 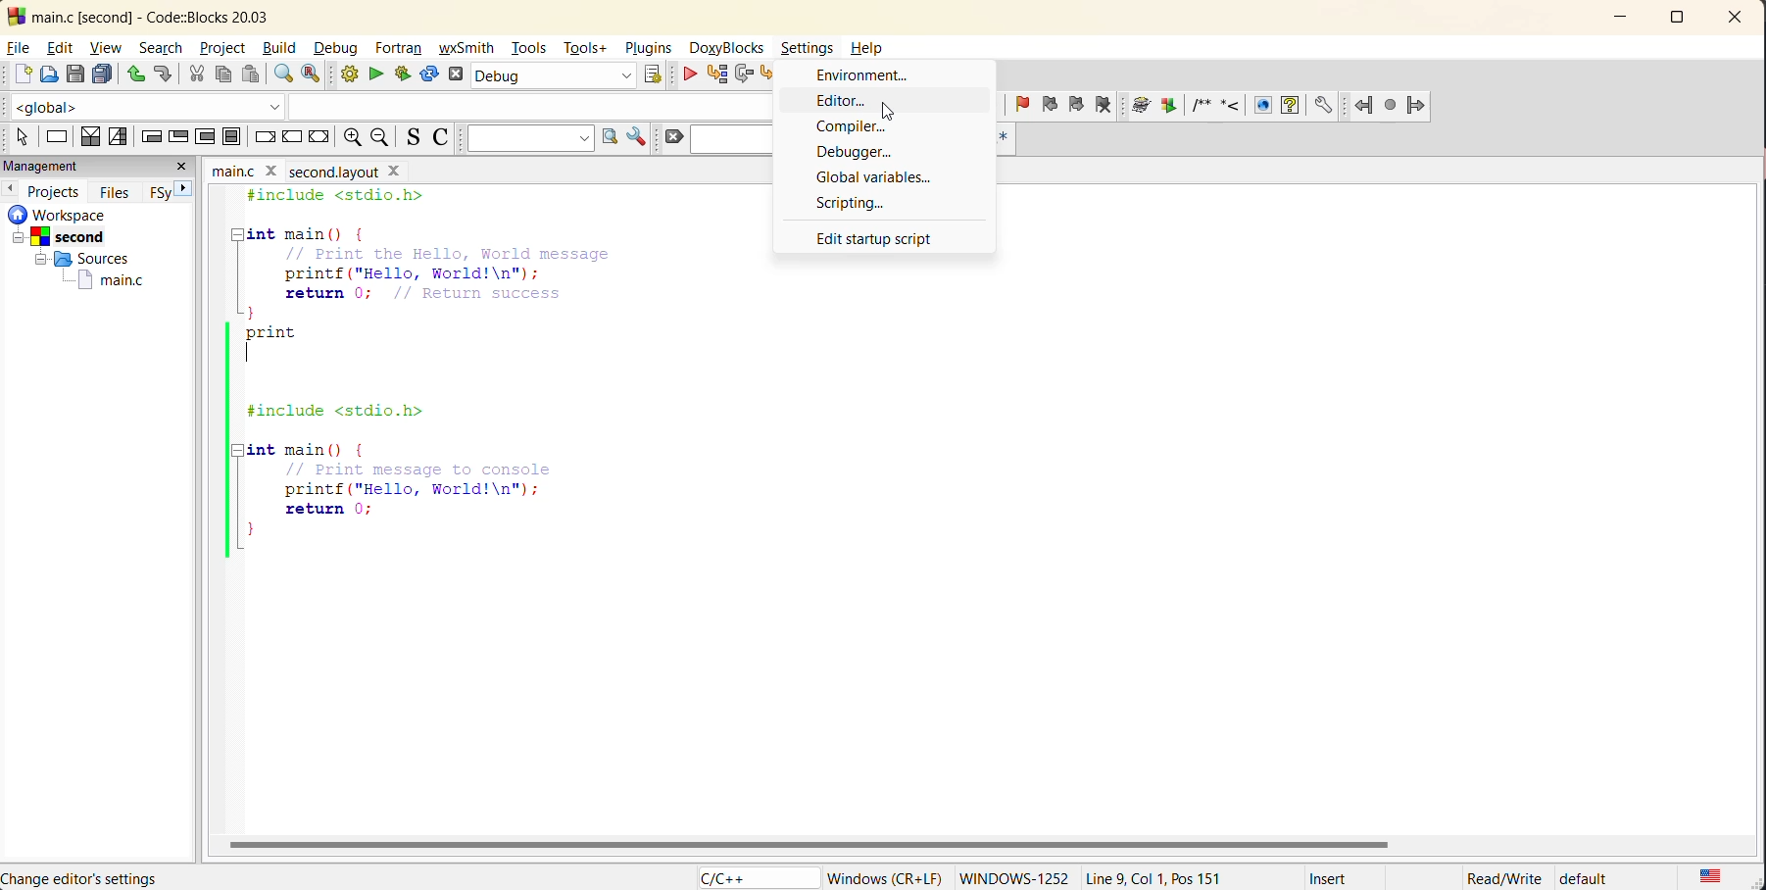 I want to click on close, so click(x=183, y=166).